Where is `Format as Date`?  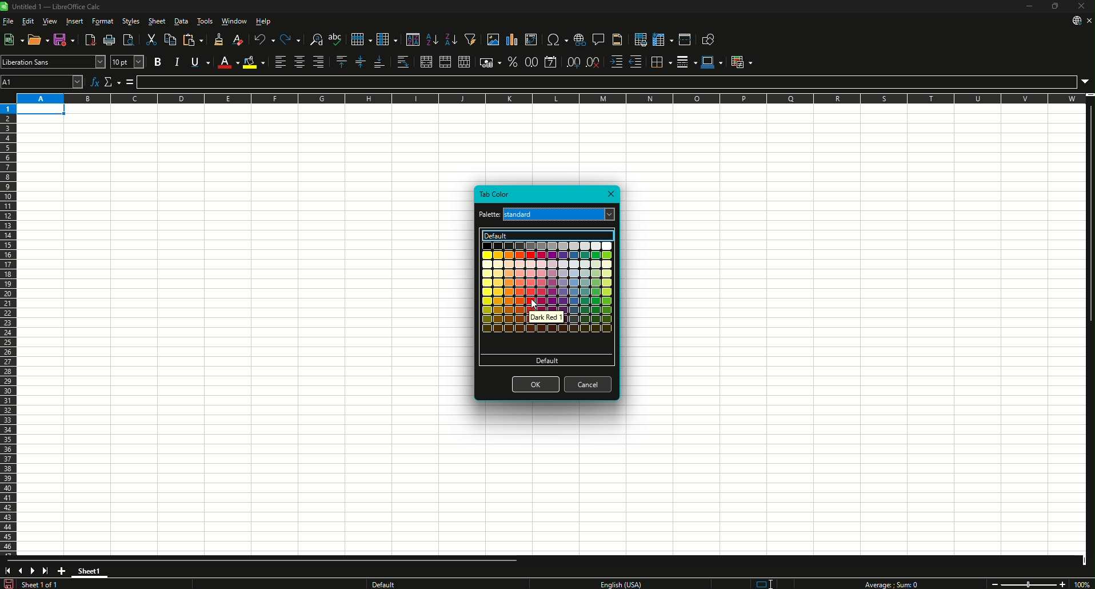
Format as Date is located at coordinates (551, 62).